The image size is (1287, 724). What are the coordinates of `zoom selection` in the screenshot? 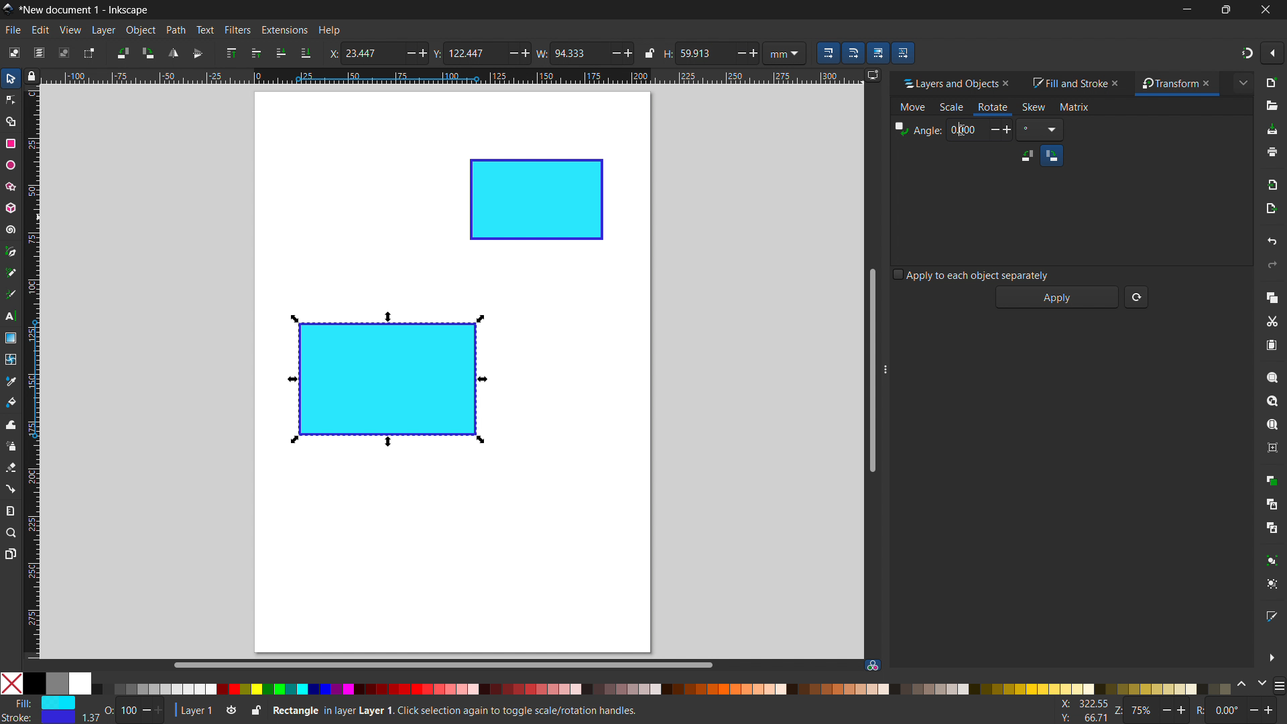 It's located at (1272, 377).